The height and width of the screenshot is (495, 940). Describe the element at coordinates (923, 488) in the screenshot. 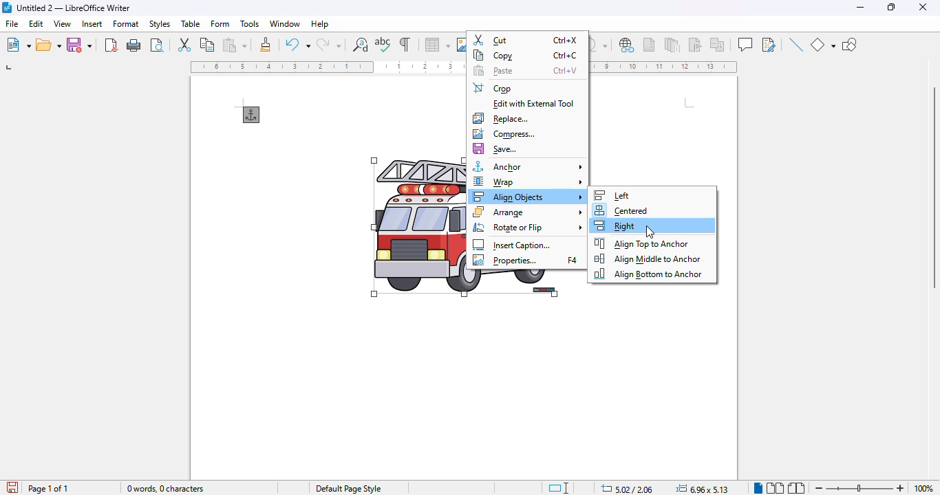

I see `zoom factor` at that location.